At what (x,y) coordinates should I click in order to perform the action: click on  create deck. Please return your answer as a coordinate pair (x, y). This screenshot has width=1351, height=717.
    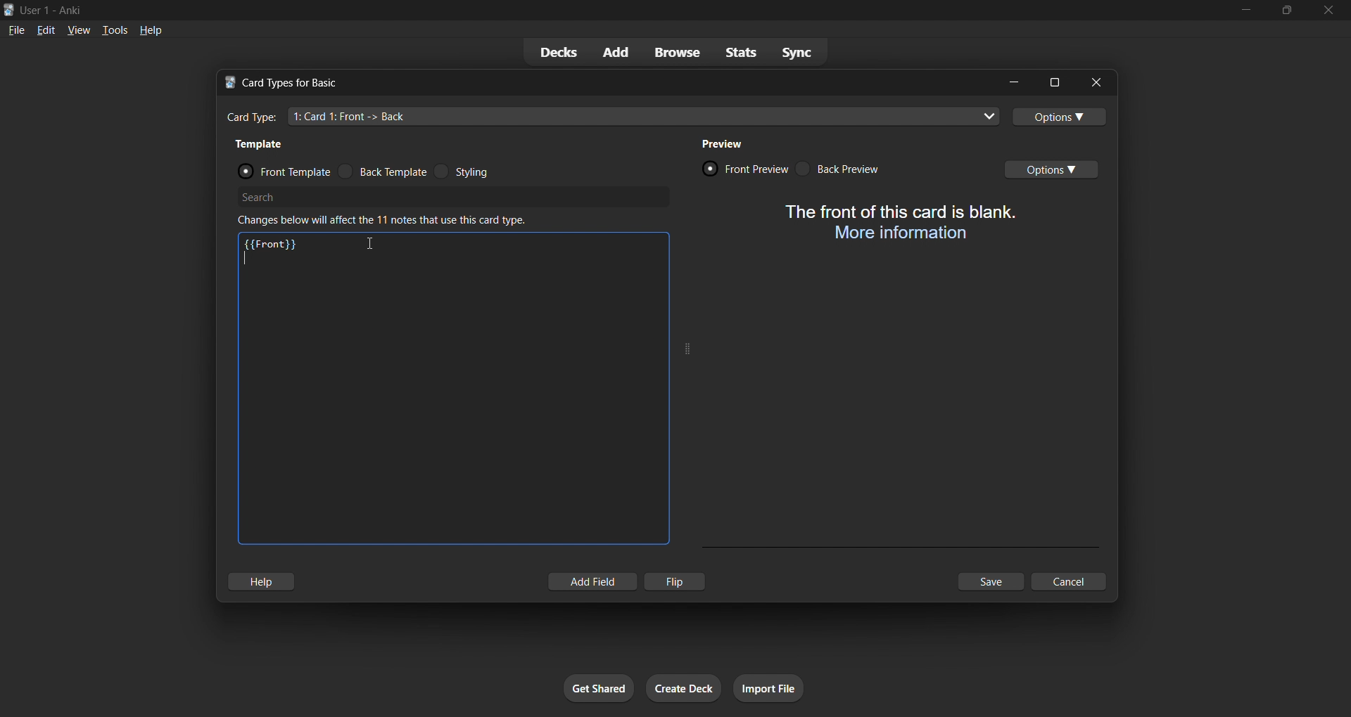
    Looking at the image, I should click on (683, 687).